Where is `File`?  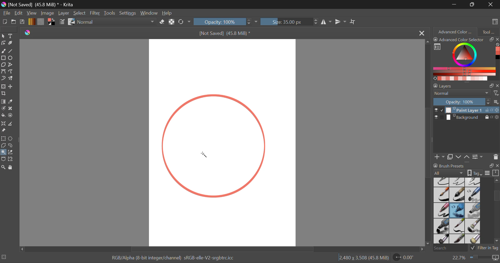 File is located at coordinates (7, 14).